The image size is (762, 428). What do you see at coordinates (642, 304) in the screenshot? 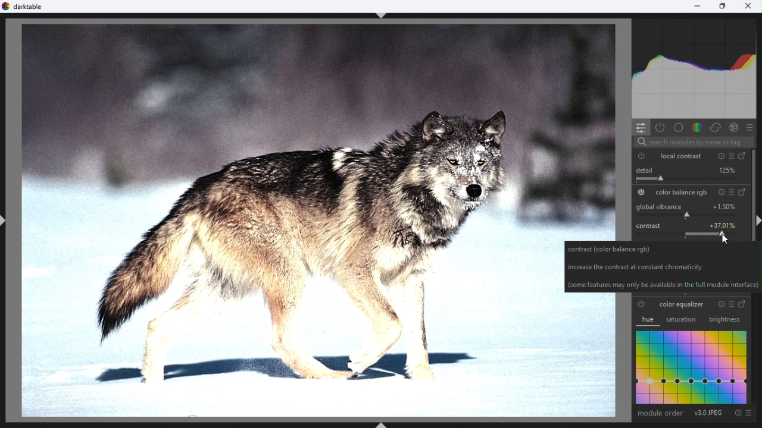
I see `color equalizer is switched off` at bounding box center [642, 304].